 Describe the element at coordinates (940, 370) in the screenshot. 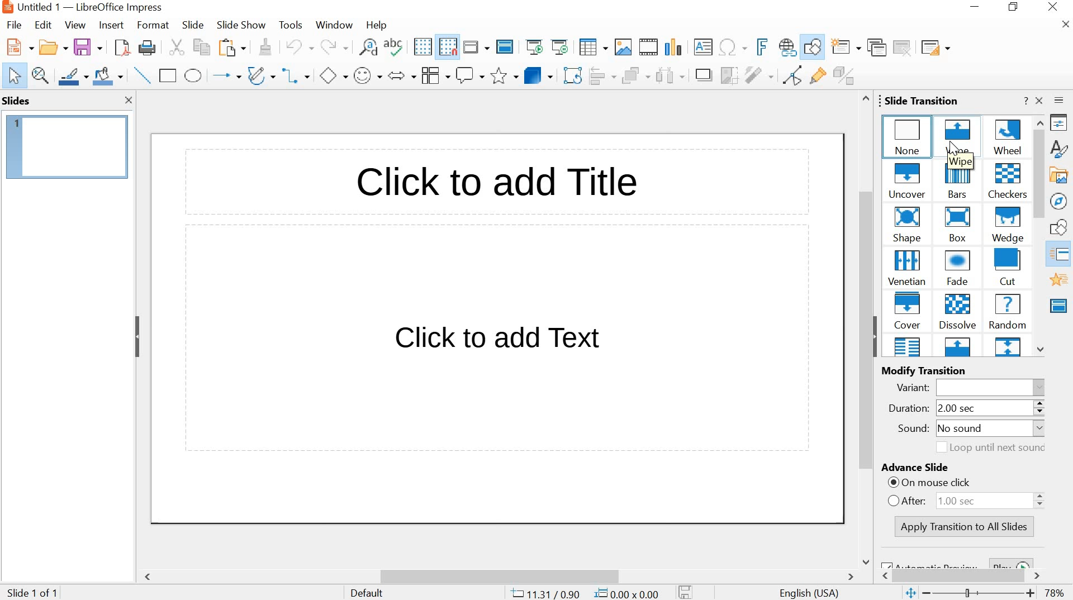

I see `modify transition` at that location.